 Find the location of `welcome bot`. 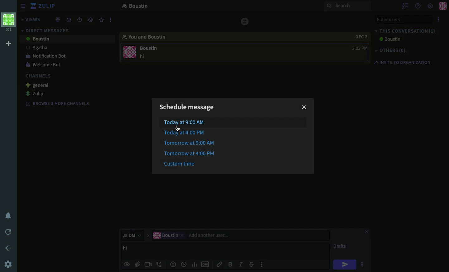

welcome bot is located at coordinates (43, 65).